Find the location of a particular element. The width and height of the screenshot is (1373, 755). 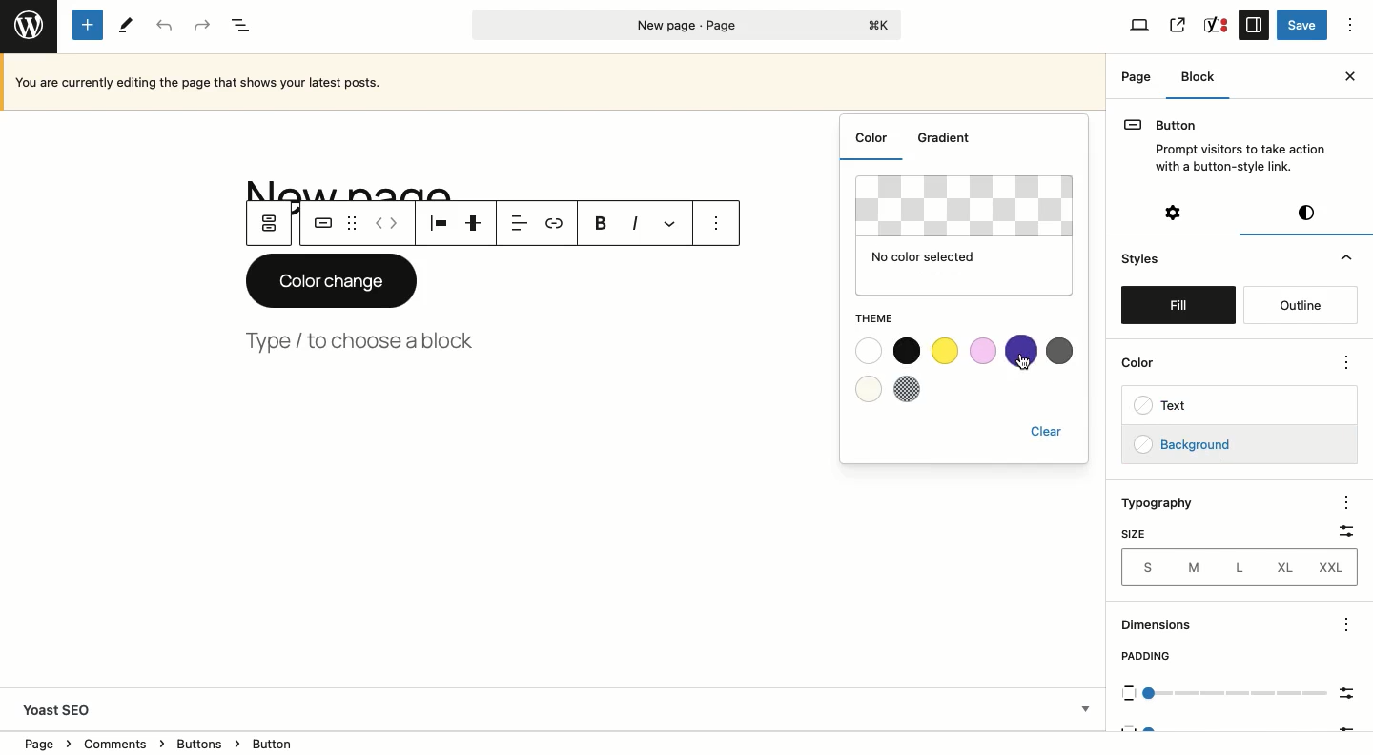

Align is located at coordinates (514, 224).